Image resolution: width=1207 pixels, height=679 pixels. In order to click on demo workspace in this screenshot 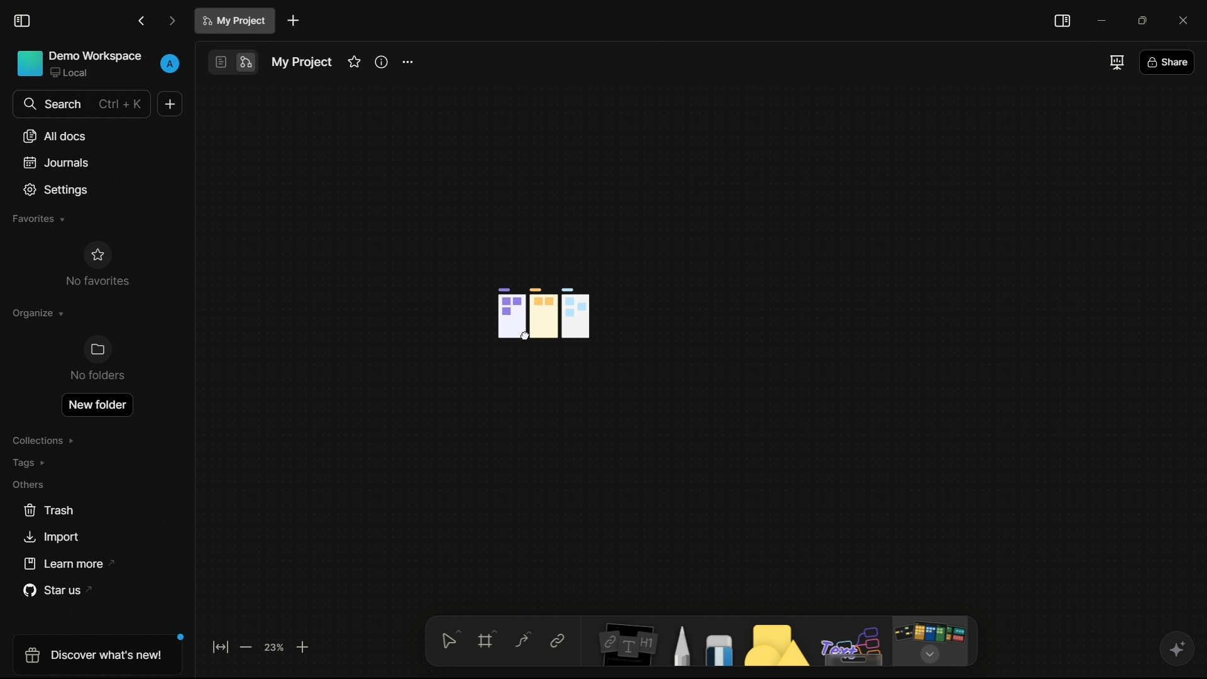, I will do `click(80, 65)`.